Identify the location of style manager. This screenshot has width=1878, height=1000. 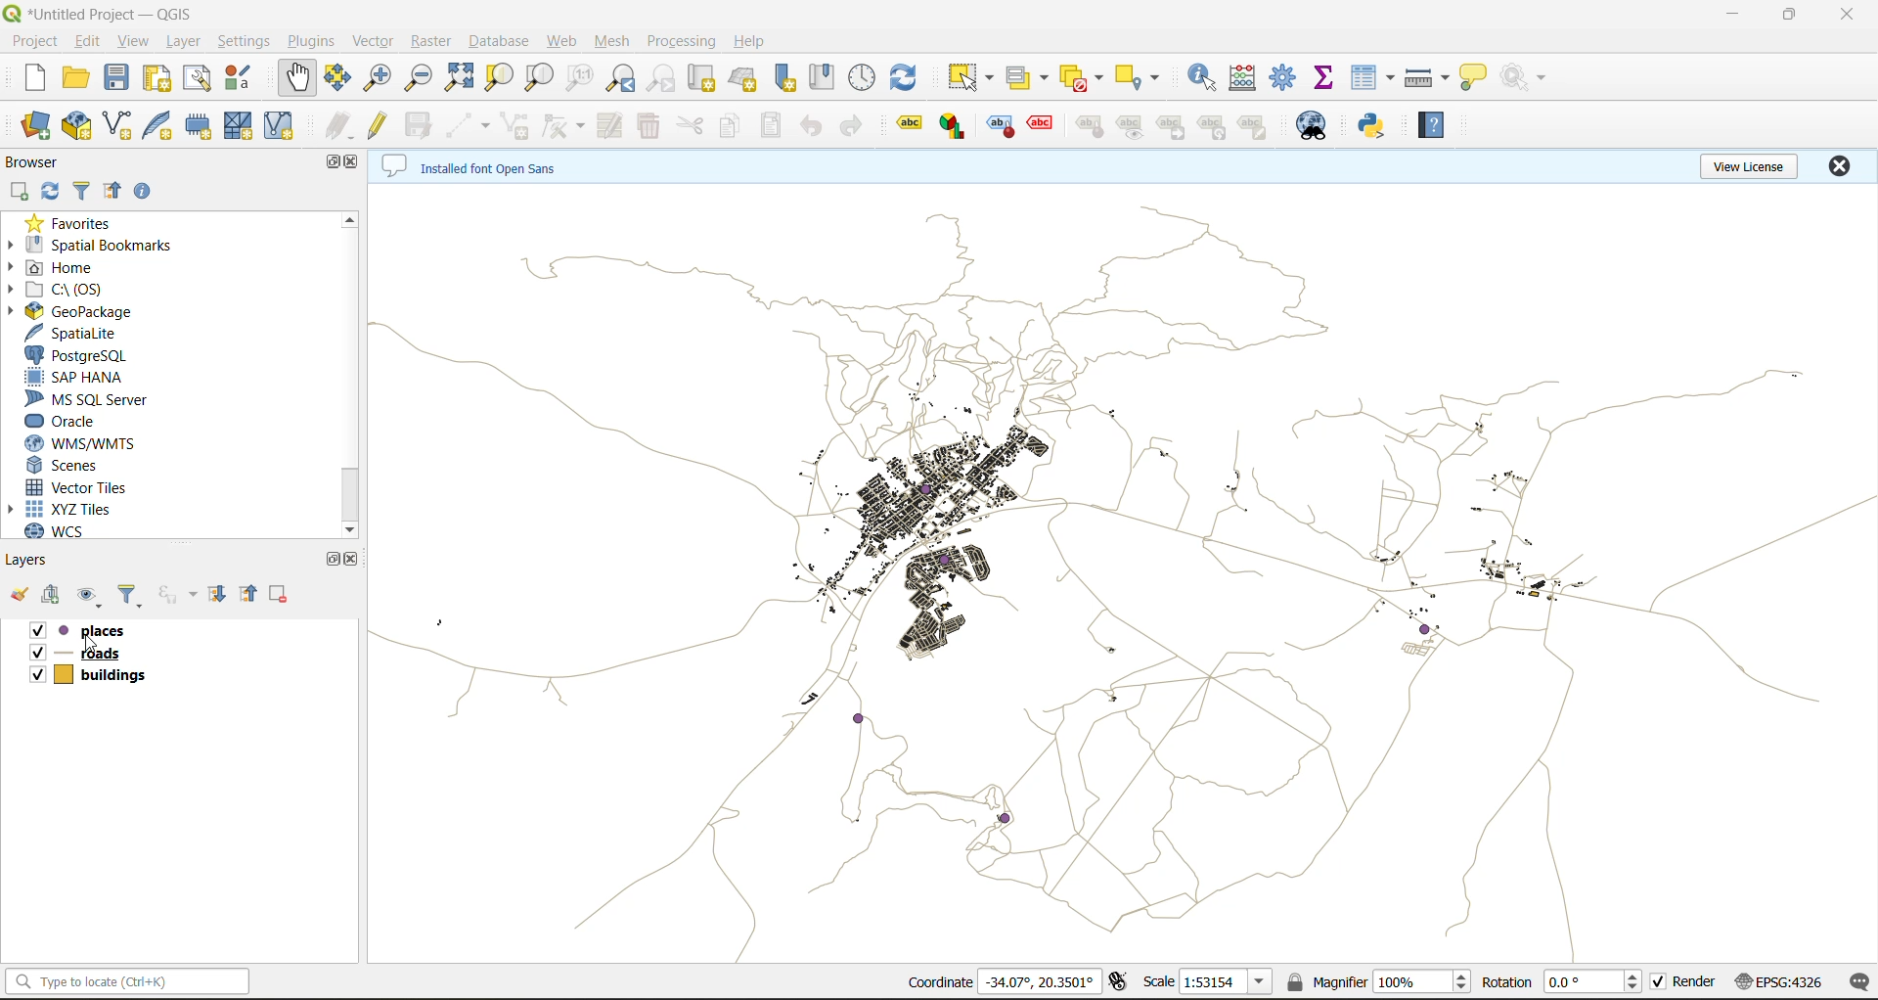
(246, 78).